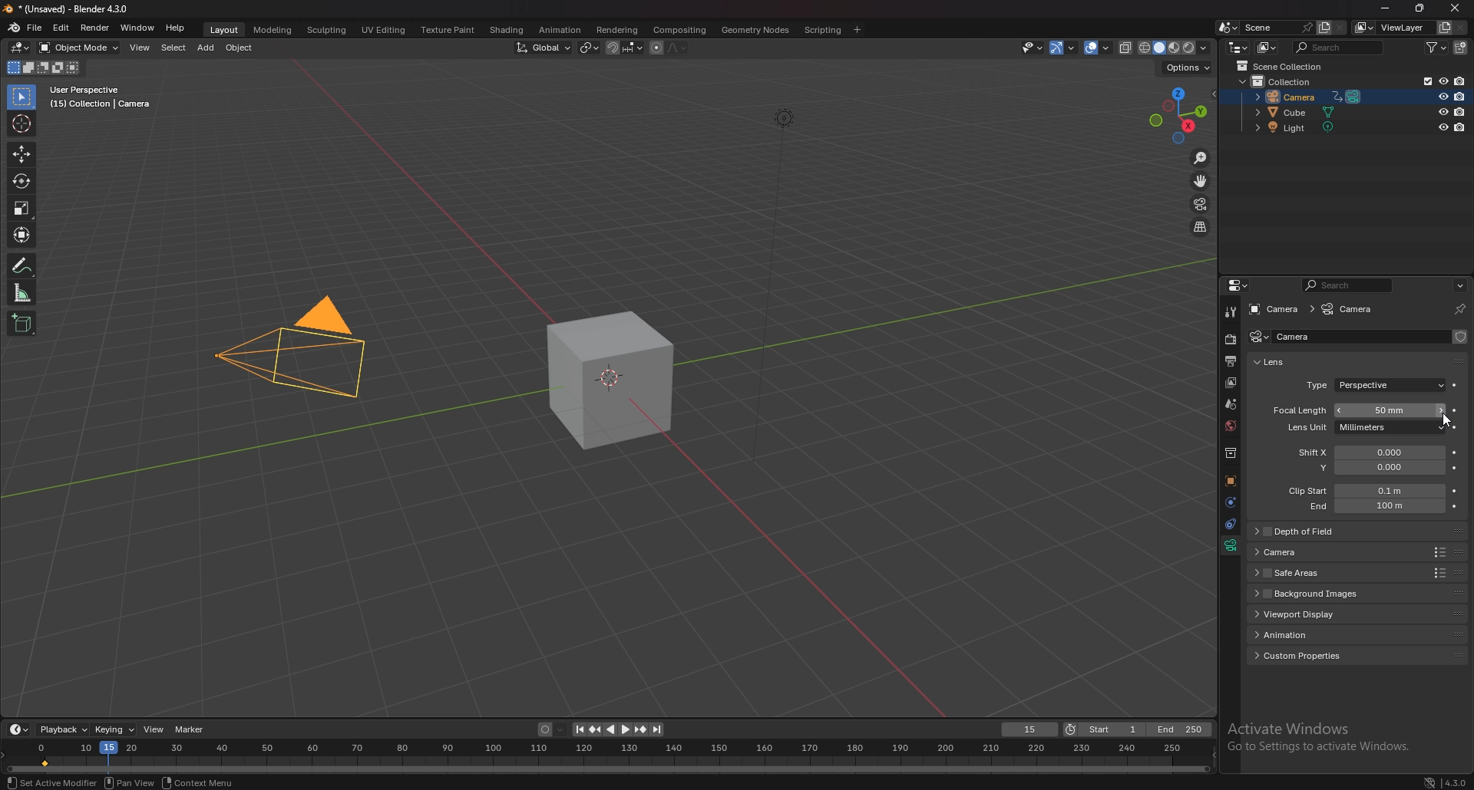  What do you see at coordinates (1275, 28) in the screenshot?
I see `scene` at bounding box center [1275, 28].